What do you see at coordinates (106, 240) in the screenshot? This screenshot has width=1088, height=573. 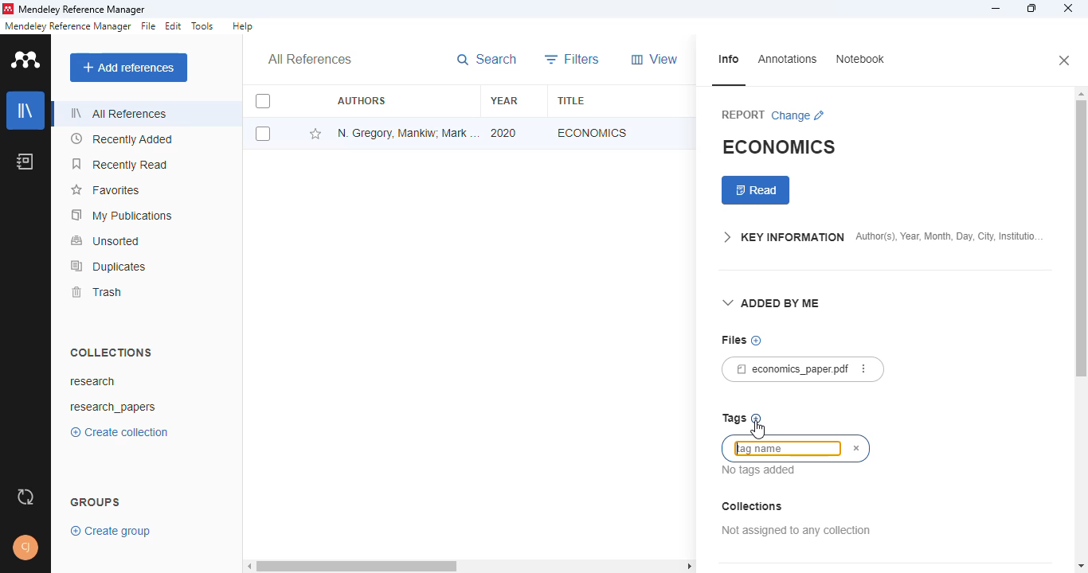 I see `unsorted` at bounding box center [106, 240].